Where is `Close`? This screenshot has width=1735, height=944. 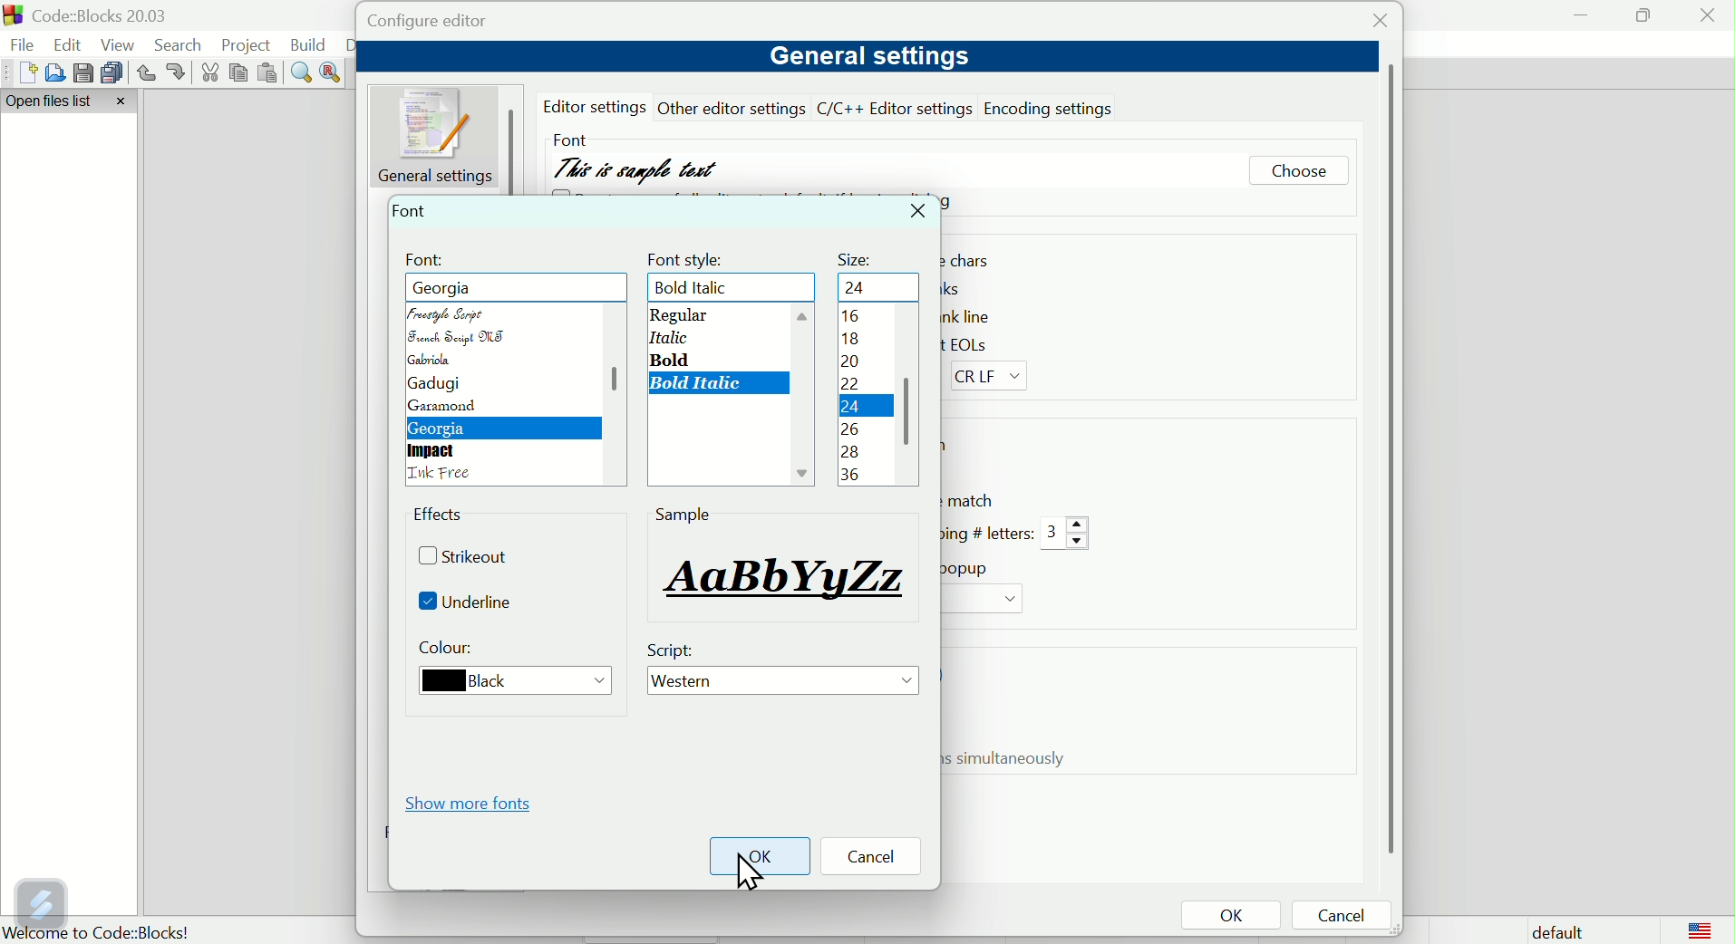
Close is located at coordinates (1375, 24).